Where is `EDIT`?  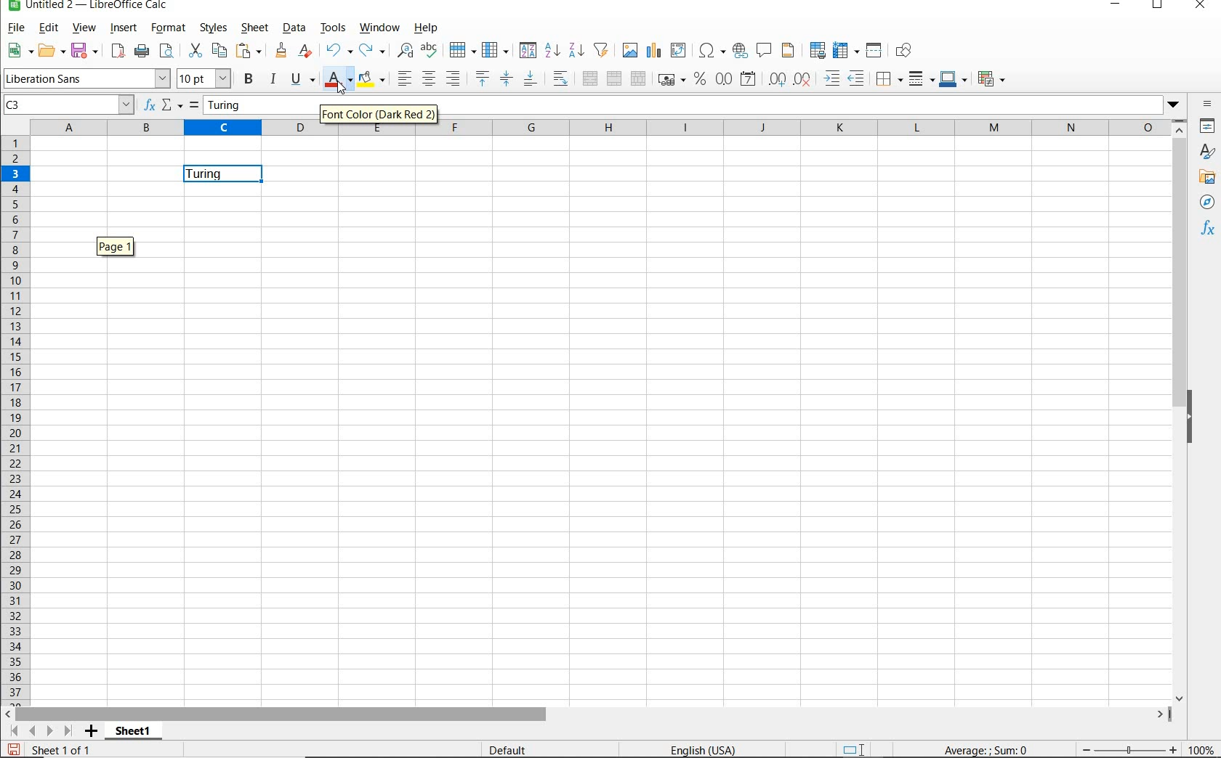
EDIT is located at coordinates (49, 29).